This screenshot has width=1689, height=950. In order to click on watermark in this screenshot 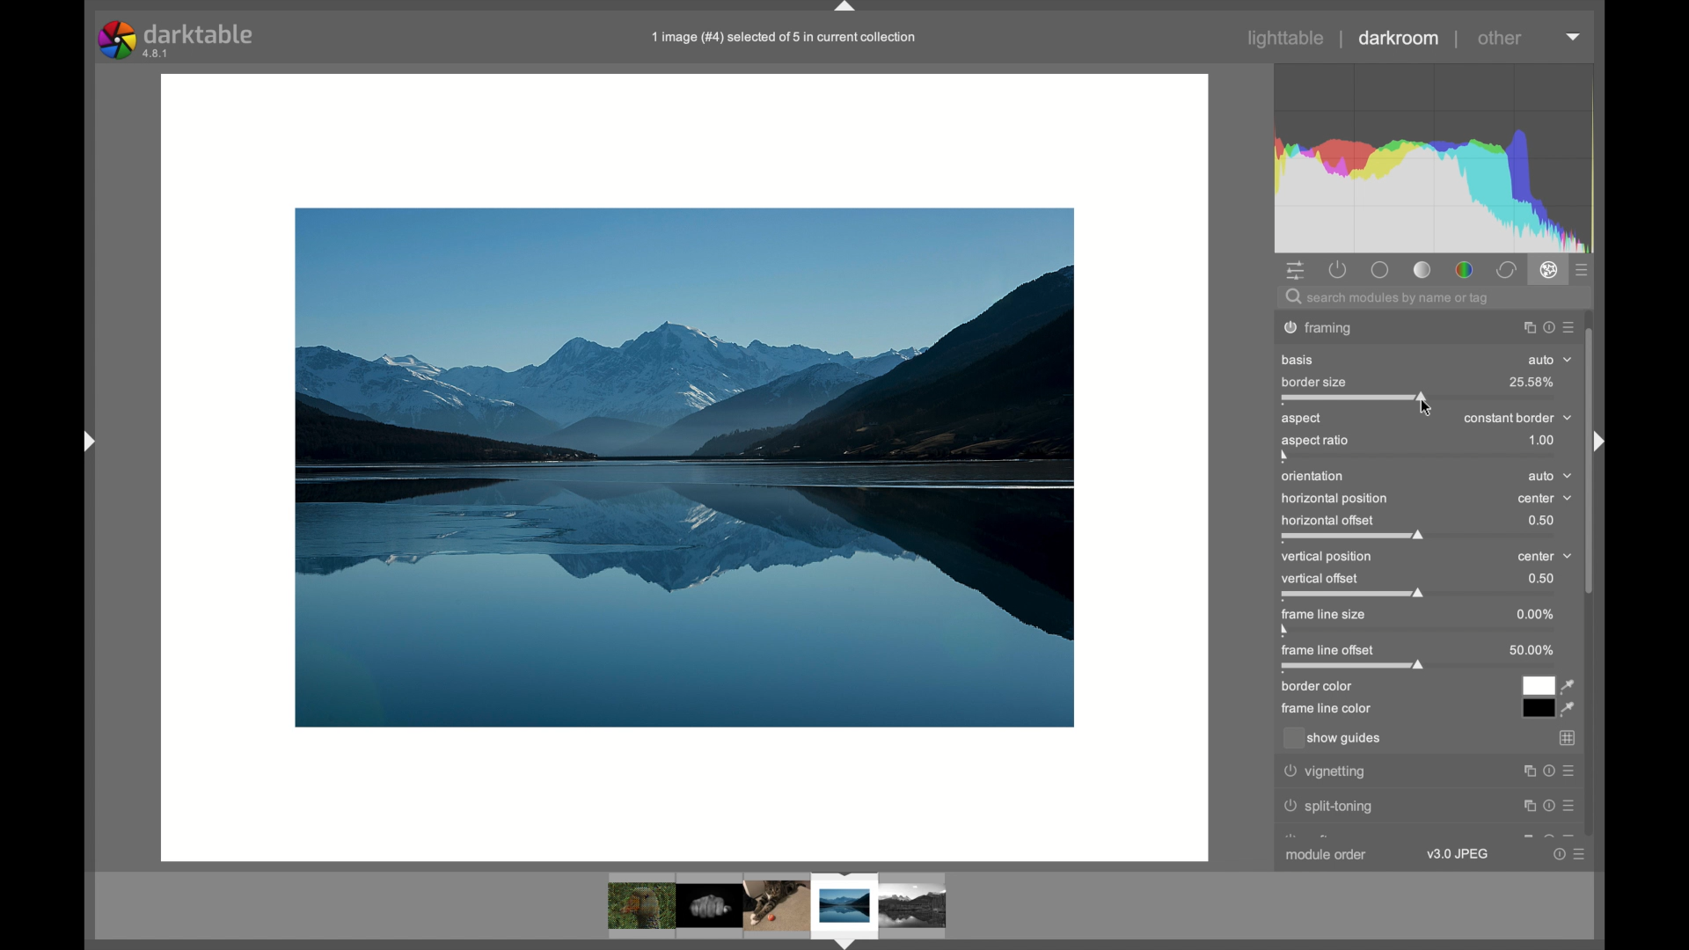, I will do `click(1328, 326)`.